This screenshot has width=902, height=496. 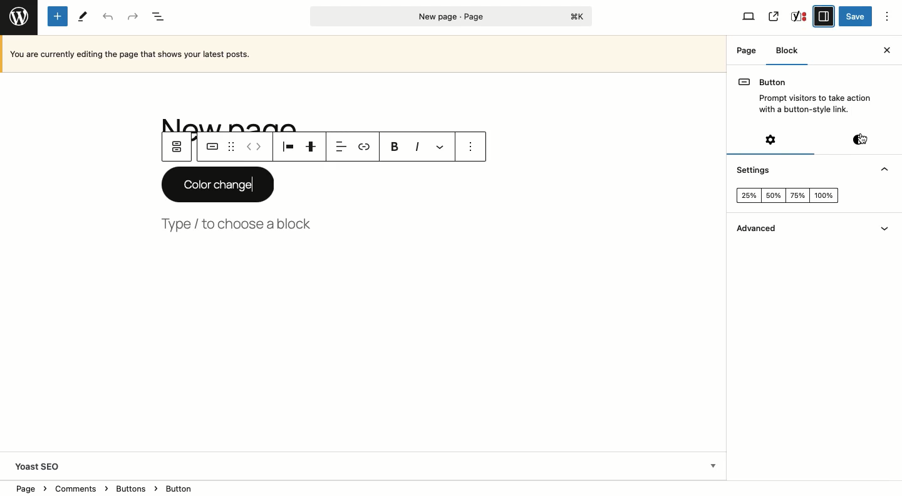 I want to click on Align, so click(x=286, y=147).